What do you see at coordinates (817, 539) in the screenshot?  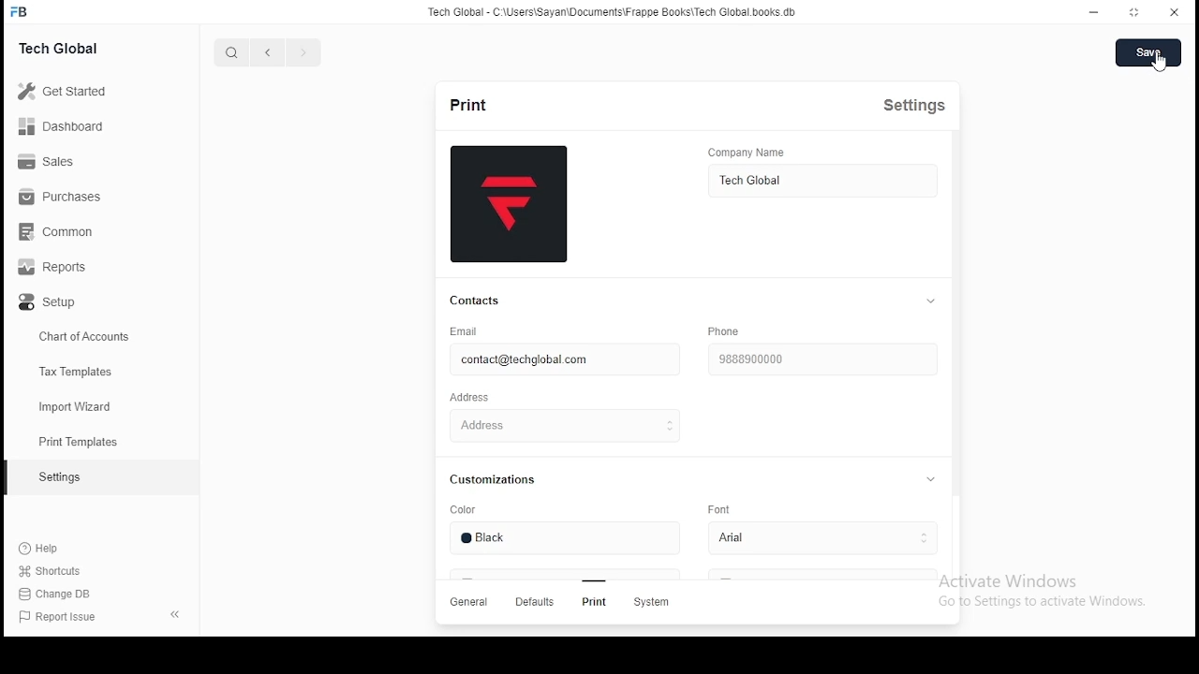 I see `select font ` at bounding box center [817, 539].